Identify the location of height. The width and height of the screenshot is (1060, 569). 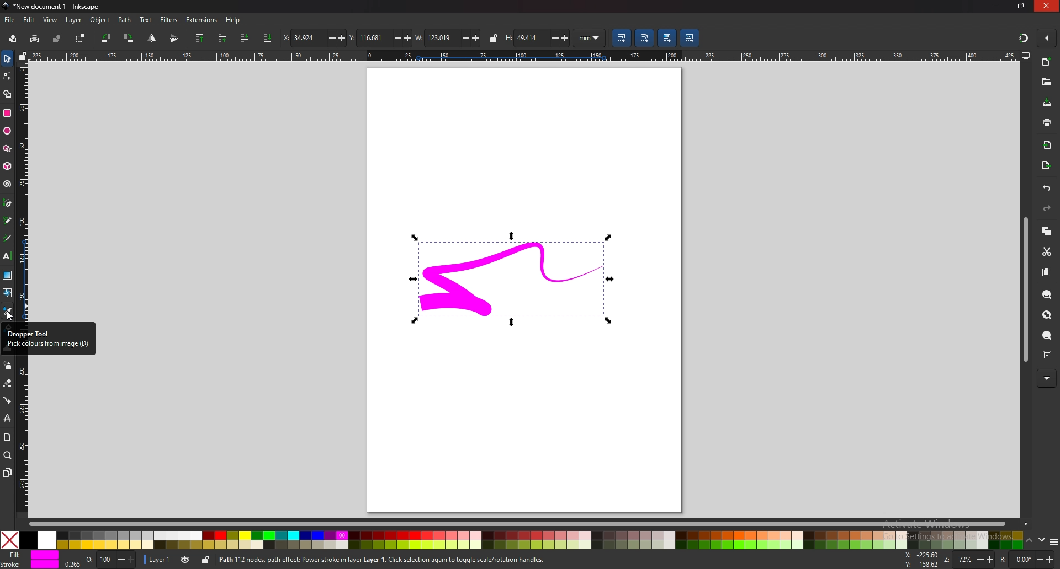
(537, 38).